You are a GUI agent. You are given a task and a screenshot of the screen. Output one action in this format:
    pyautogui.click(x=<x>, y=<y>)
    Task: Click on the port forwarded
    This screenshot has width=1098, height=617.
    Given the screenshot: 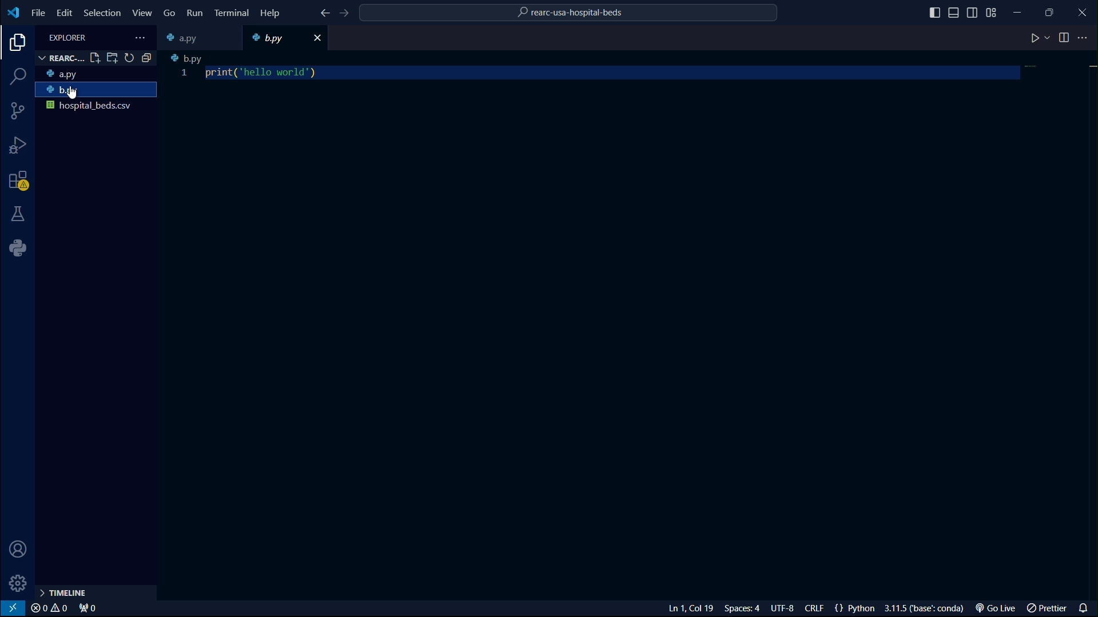 What is the action you would take?
    pyautogui.click(x=87, y=608)
    